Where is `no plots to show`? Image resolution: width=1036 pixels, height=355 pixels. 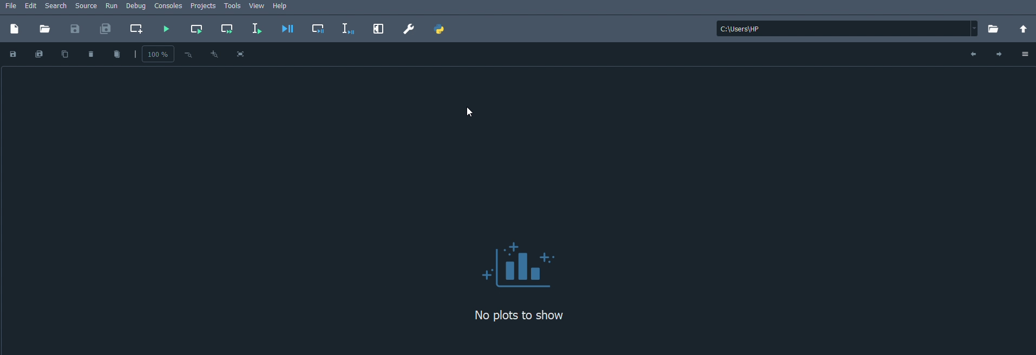
no plots to show is located at coordinates (519, 315).